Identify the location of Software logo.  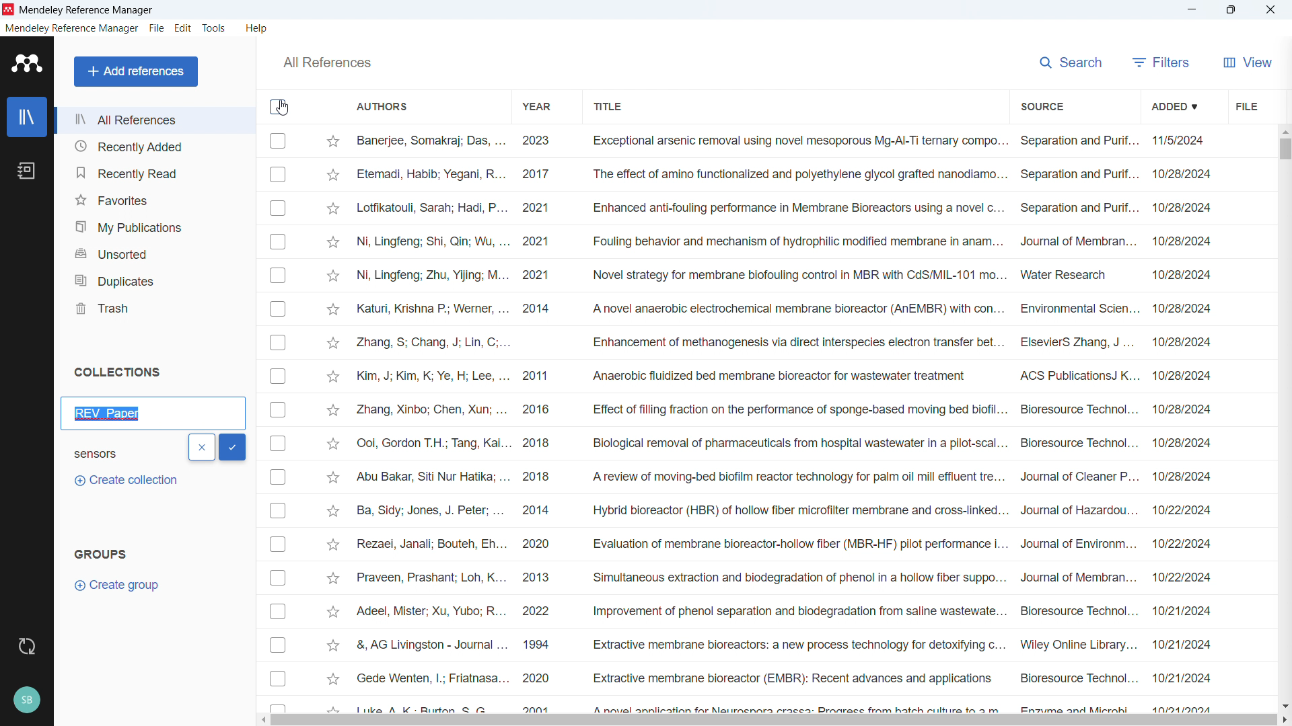
(25, 63).